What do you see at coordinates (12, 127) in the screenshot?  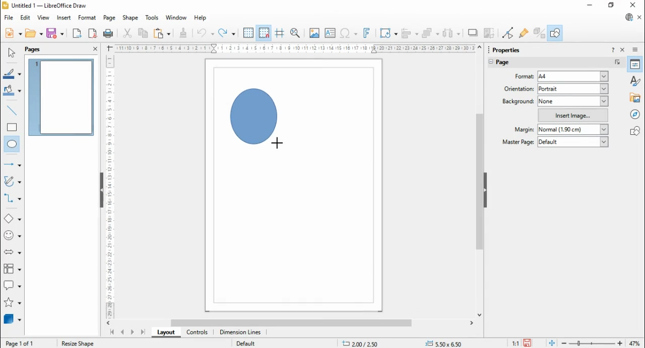 I see `rectangle` at bounding box center [12, 127].